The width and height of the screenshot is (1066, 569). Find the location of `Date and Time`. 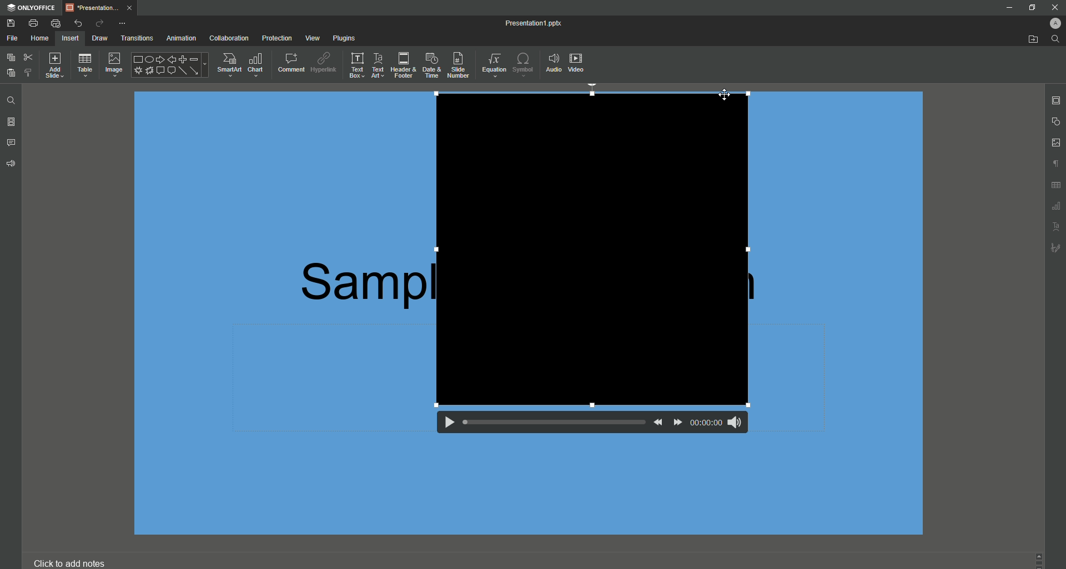

Date and Time is located at coordinates (433, 66).